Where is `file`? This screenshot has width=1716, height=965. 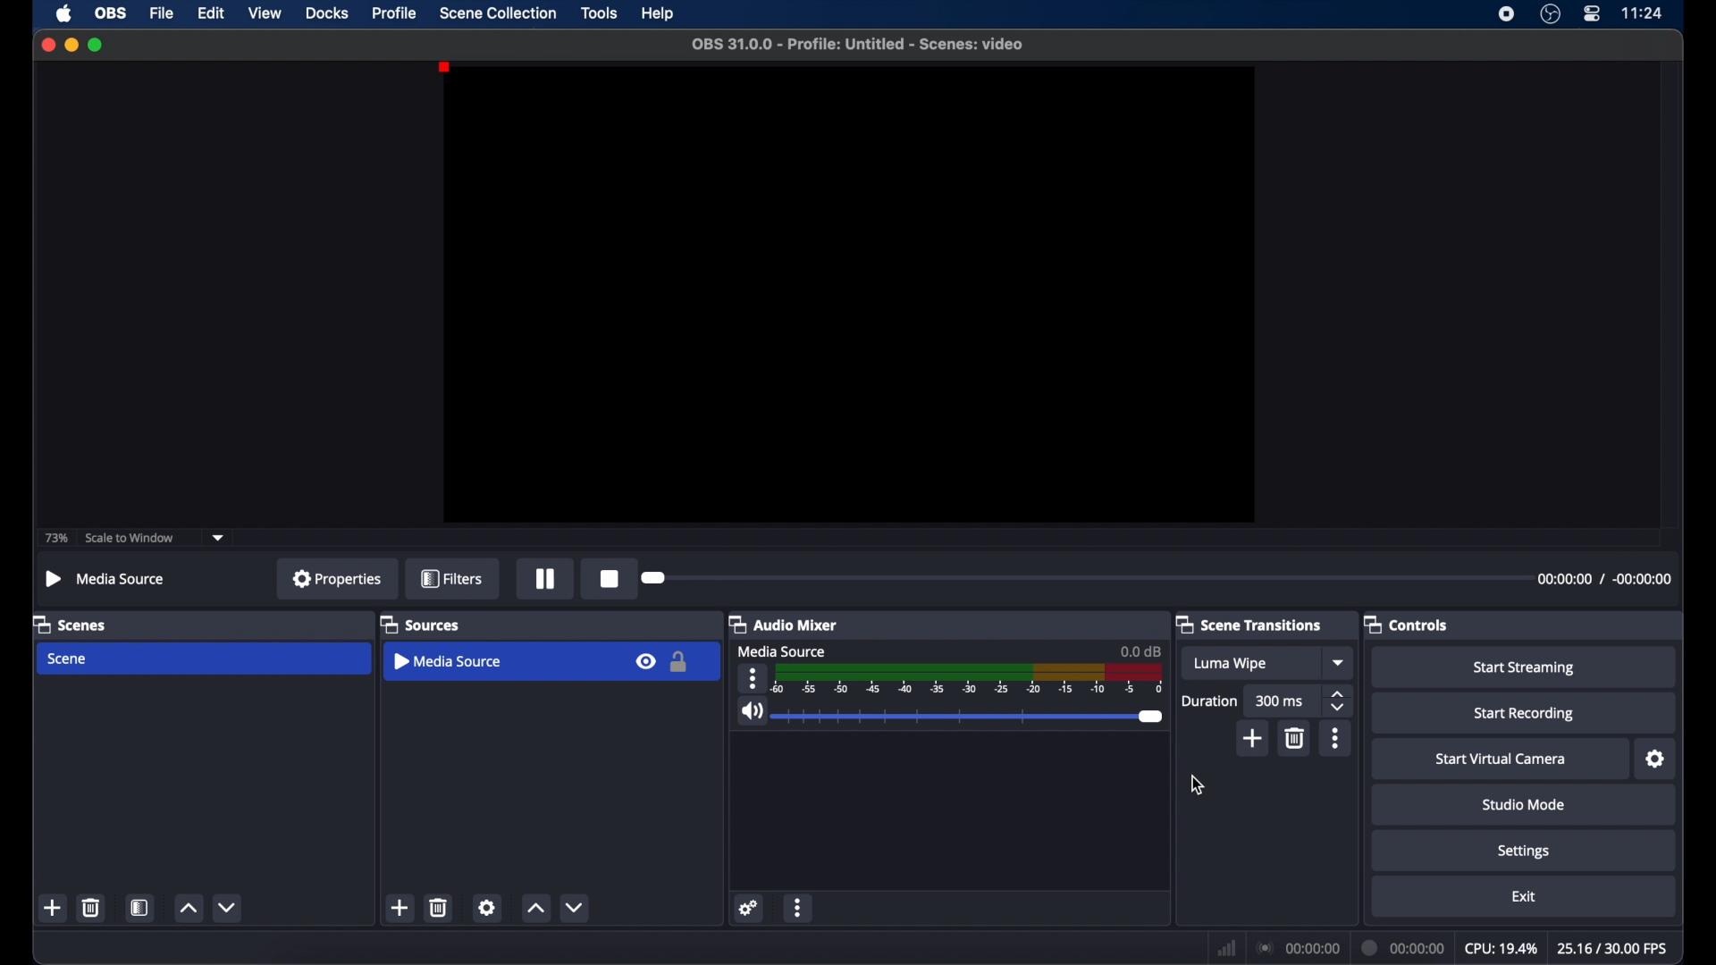 file is located at coordinates (163, 13).